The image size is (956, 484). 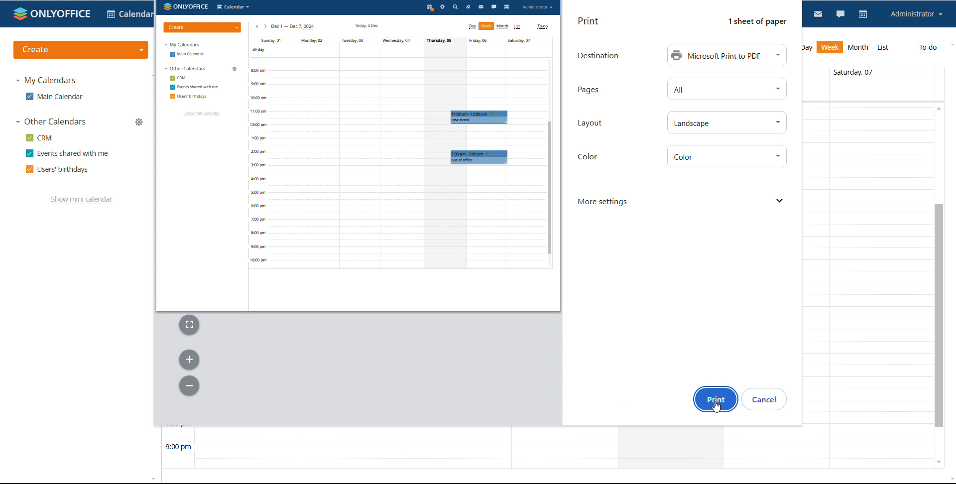 I want to click on days, so click(x=869, y=72).